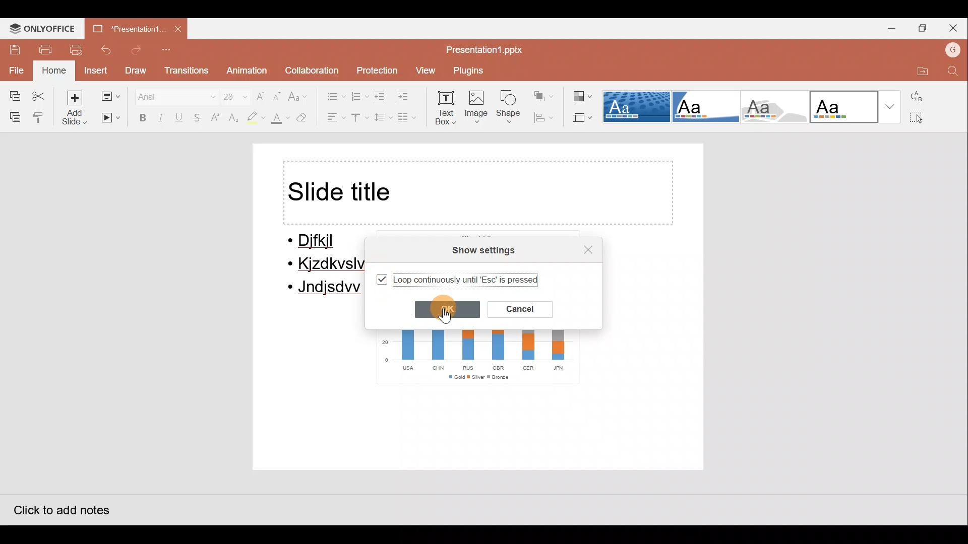  What do you see at coordinates (953, 26) in the screenshot?
I see `Close` at bounding box center [953, 26].